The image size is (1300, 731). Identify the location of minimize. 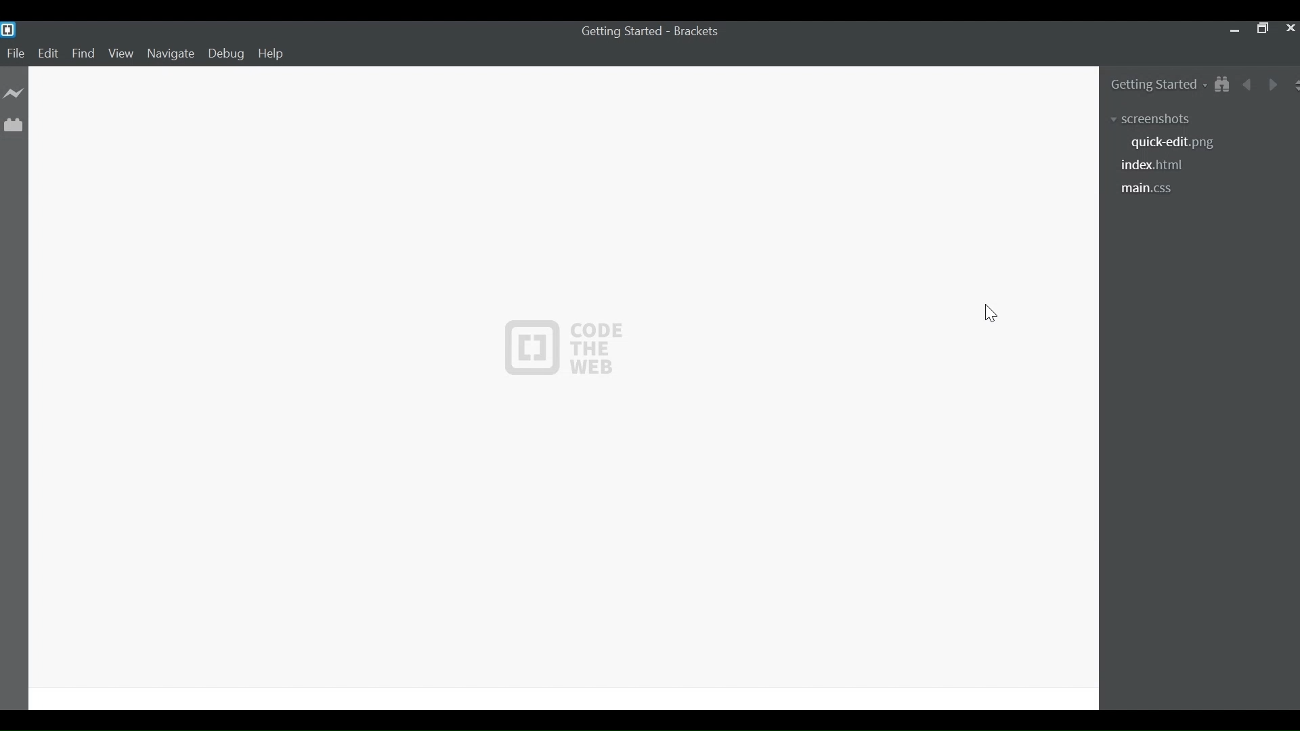
(1234, 30).